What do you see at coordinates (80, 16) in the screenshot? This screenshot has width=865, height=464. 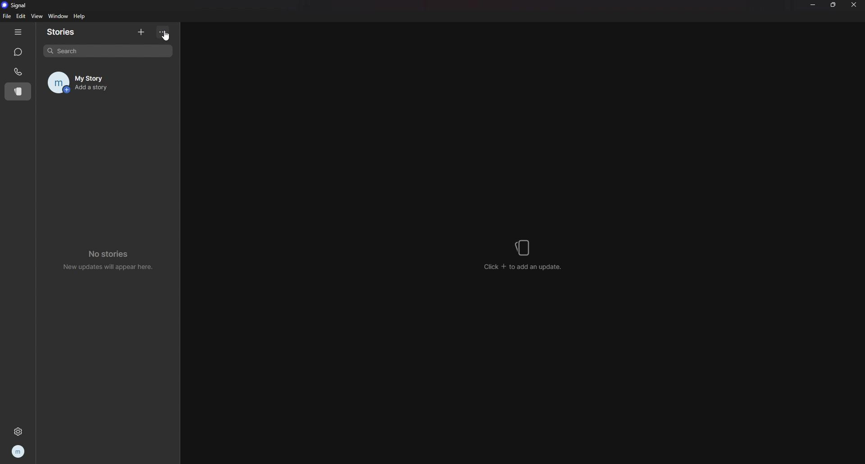 I see `help` at bounding box center [80, 16].